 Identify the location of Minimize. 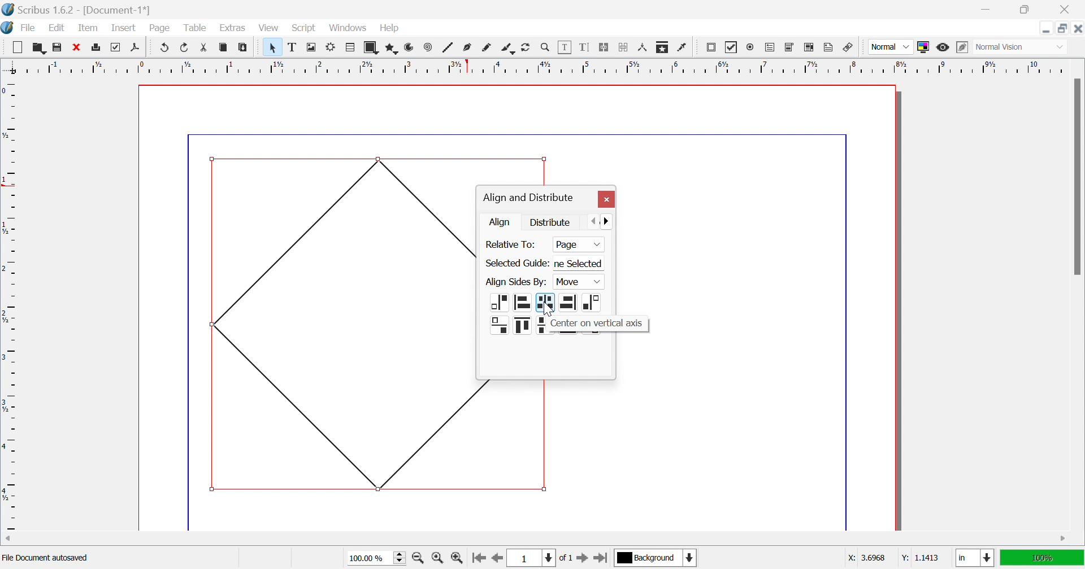
(988, 10).